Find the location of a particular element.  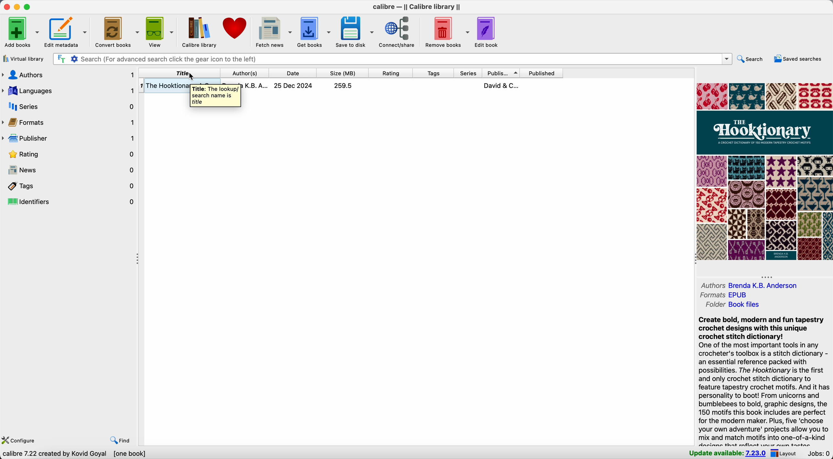

tags is located at coordinates (435, 73).